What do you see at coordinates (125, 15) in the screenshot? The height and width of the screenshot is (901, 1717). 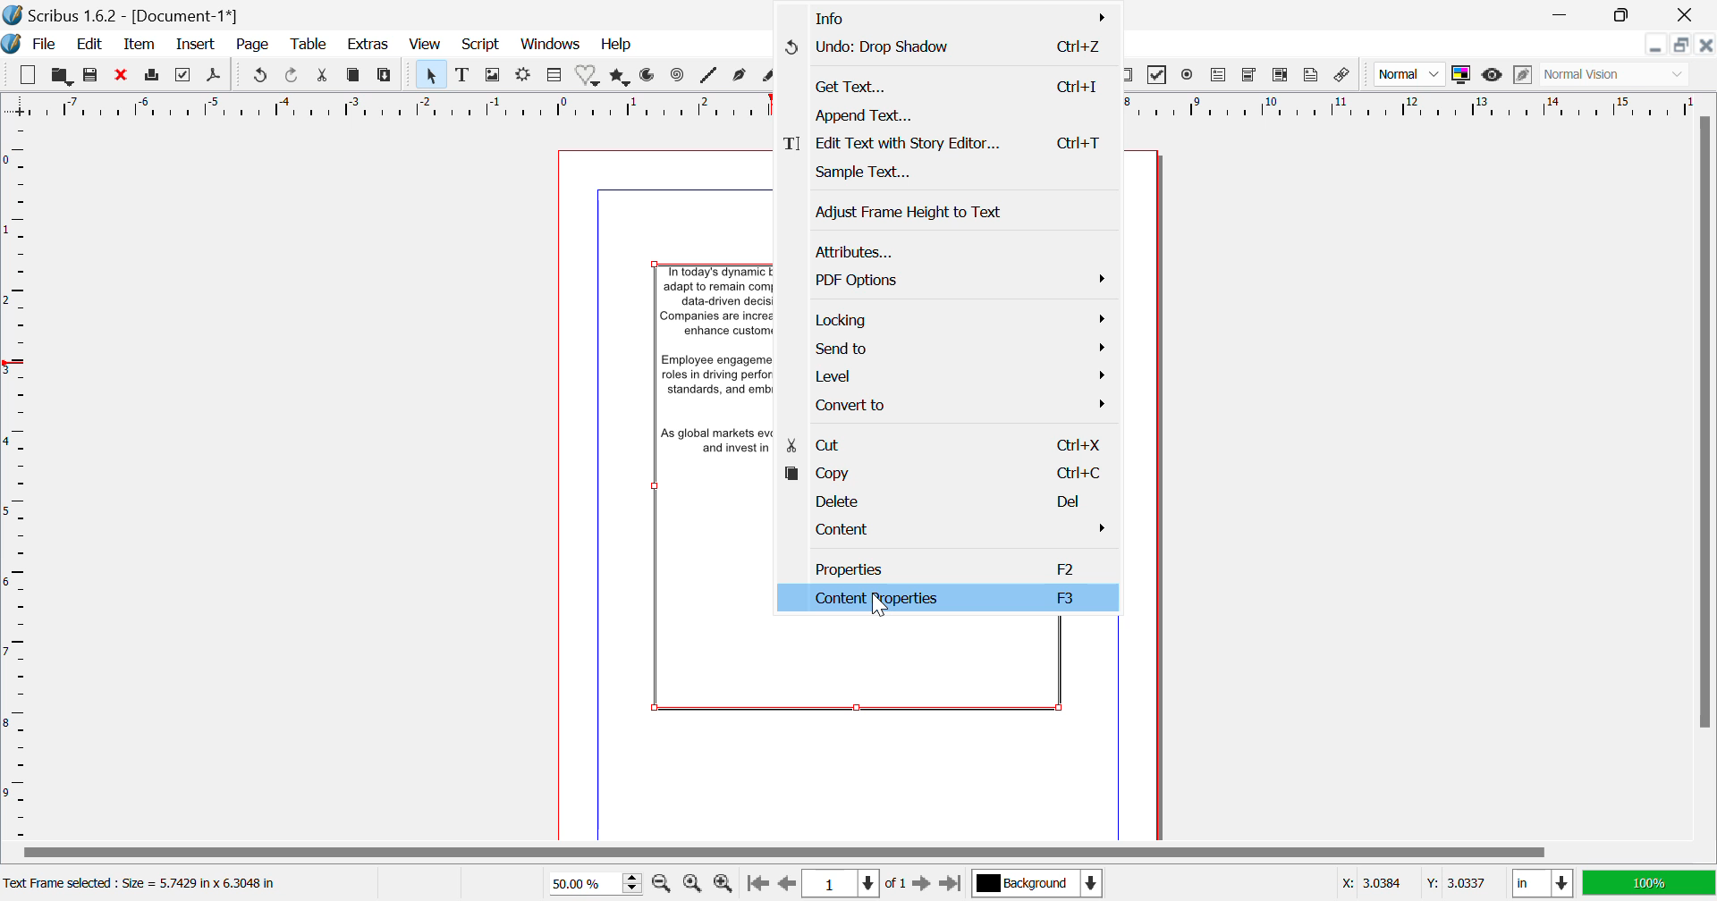 I see `Scribus 1.62 - [Document 1*]` at bounding box center [125, 15].